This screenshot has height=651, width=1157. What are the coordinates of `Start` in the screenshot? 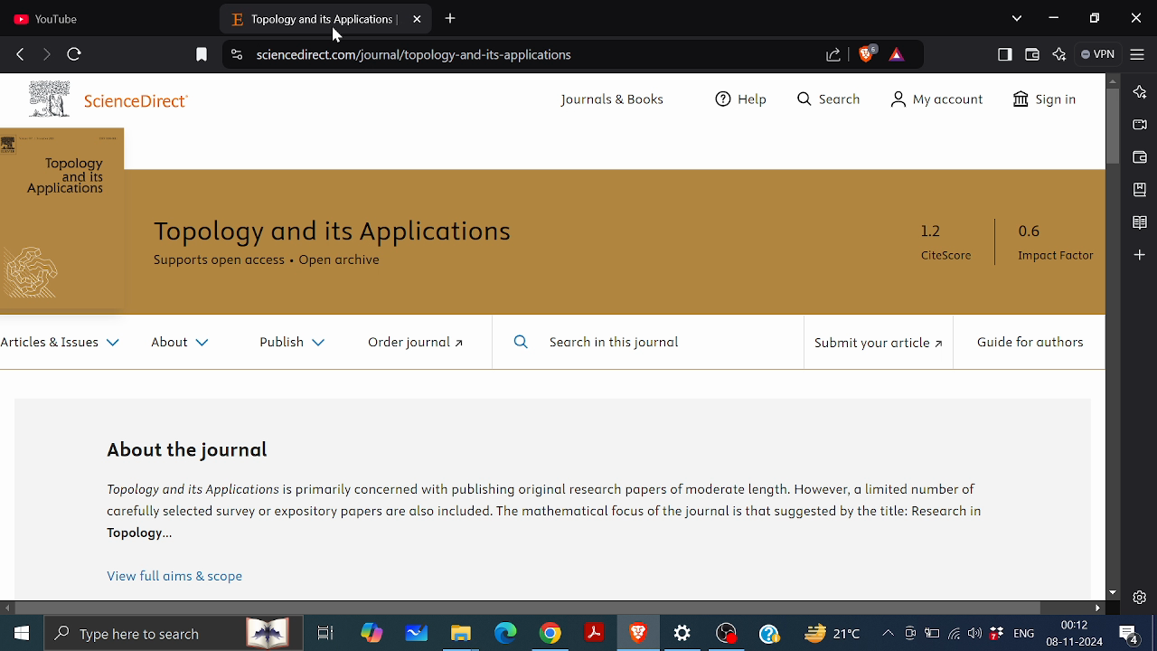 It's located at (20, 630).